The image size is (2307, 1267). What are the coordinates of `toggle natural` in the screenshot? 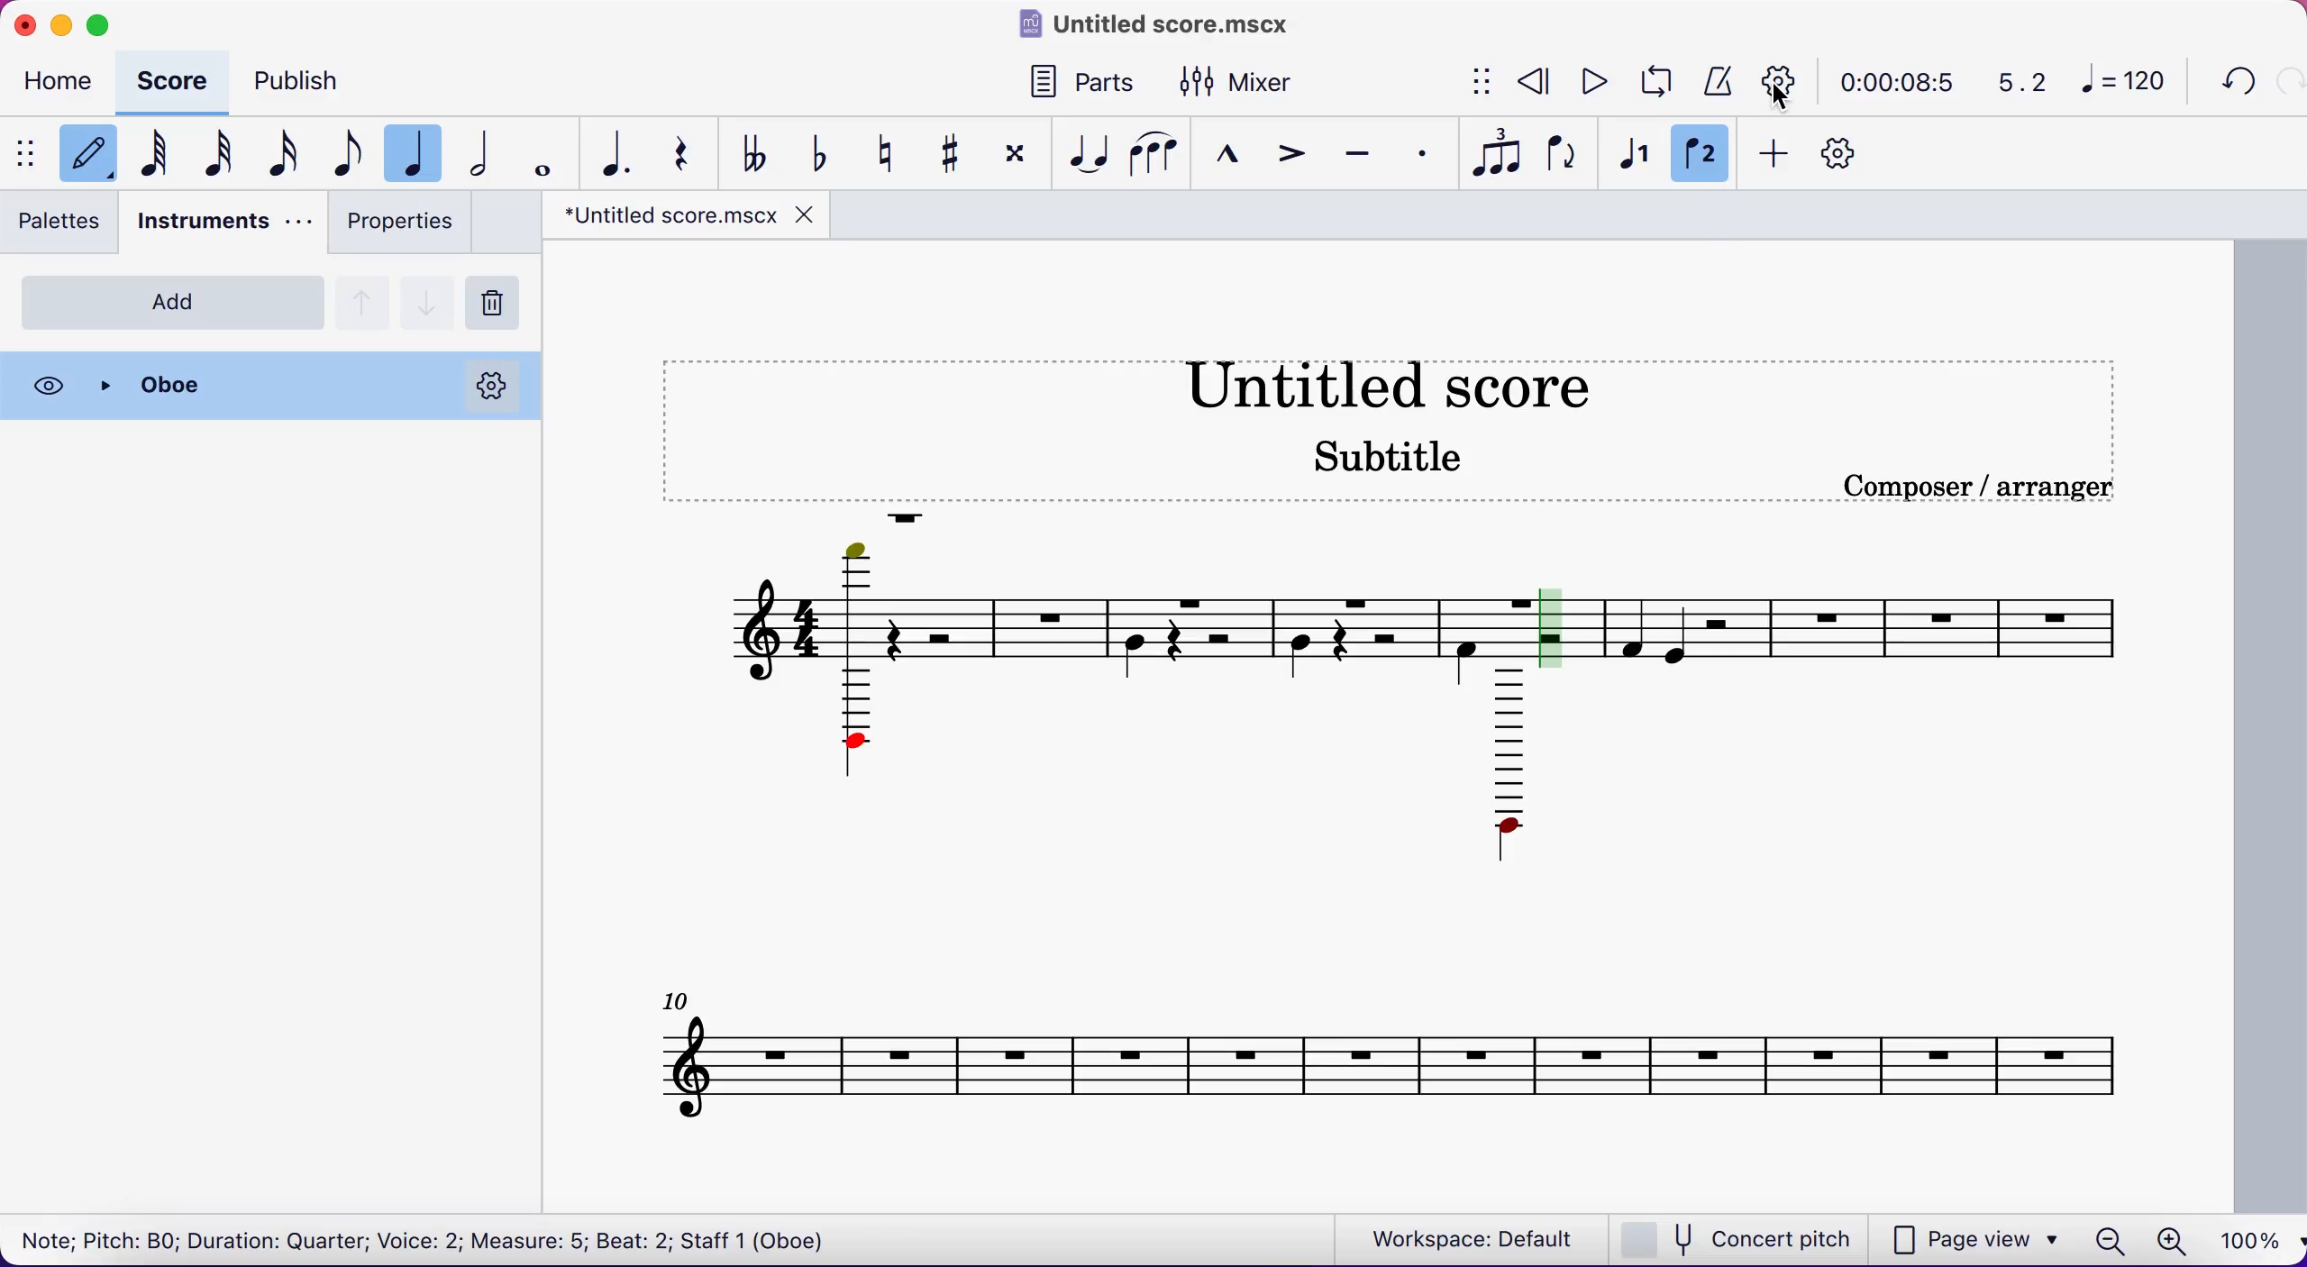 It's located at (892, 154).